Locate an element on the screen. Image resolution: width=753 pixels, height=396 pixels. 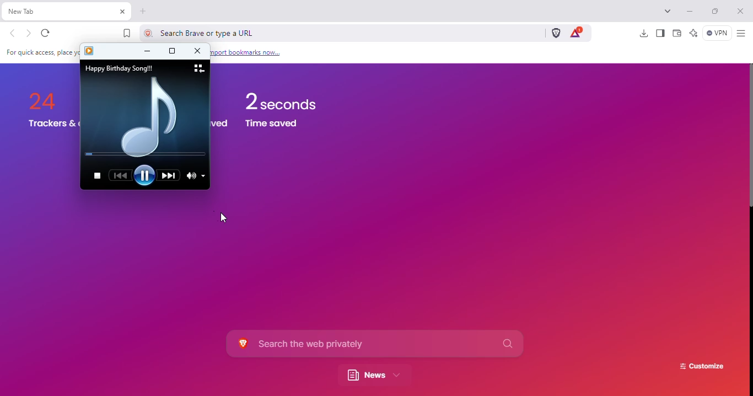
cursor is located at coordinates (224, 218).